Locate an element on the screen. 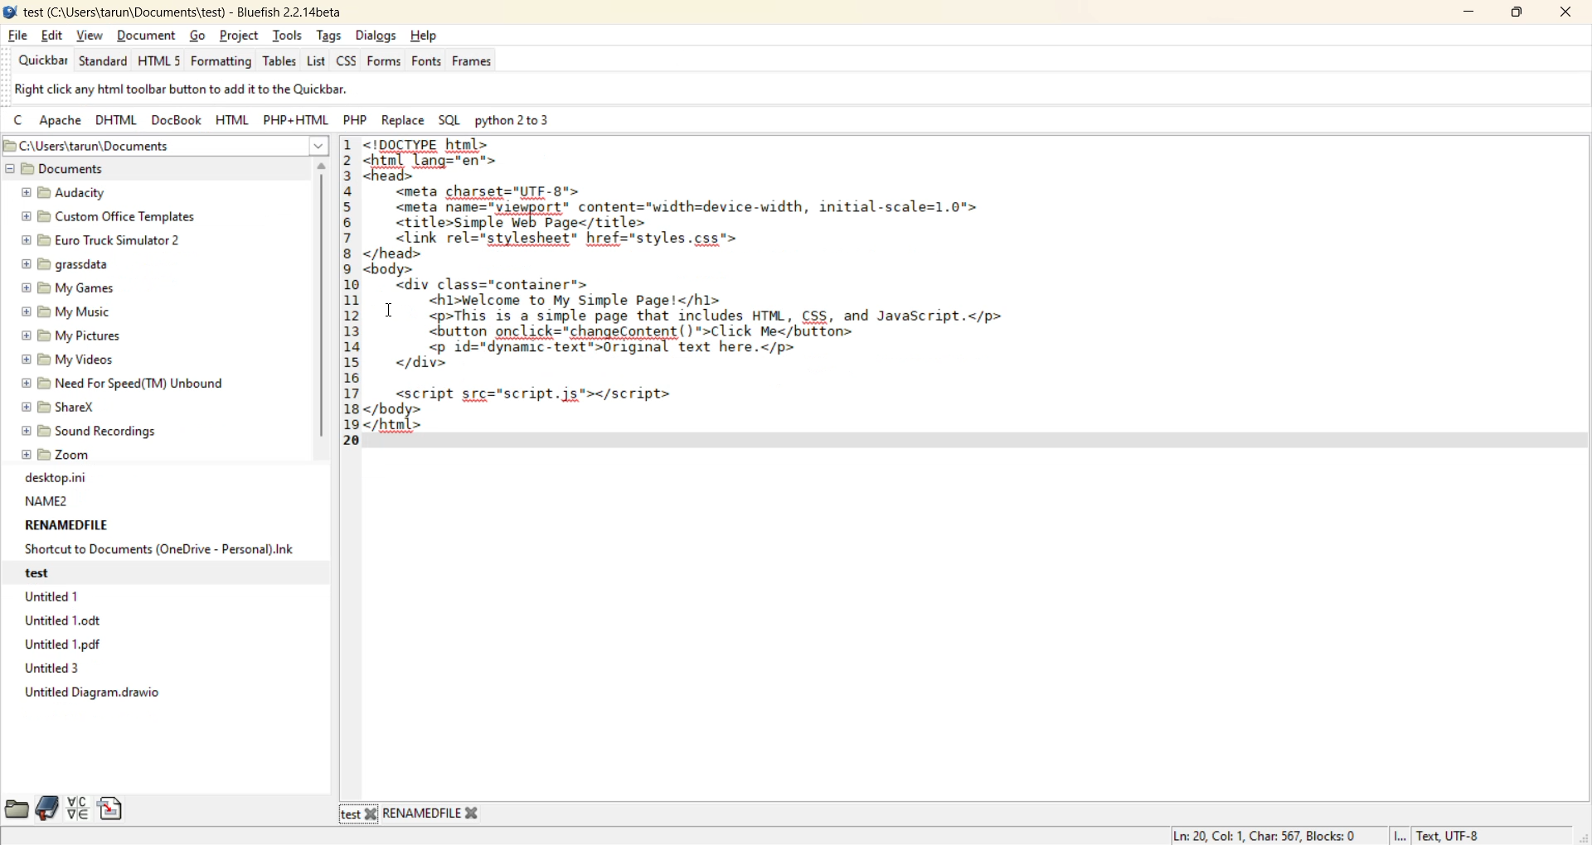  @ [9 Sound Recordings is located at coordinates (95, 429).